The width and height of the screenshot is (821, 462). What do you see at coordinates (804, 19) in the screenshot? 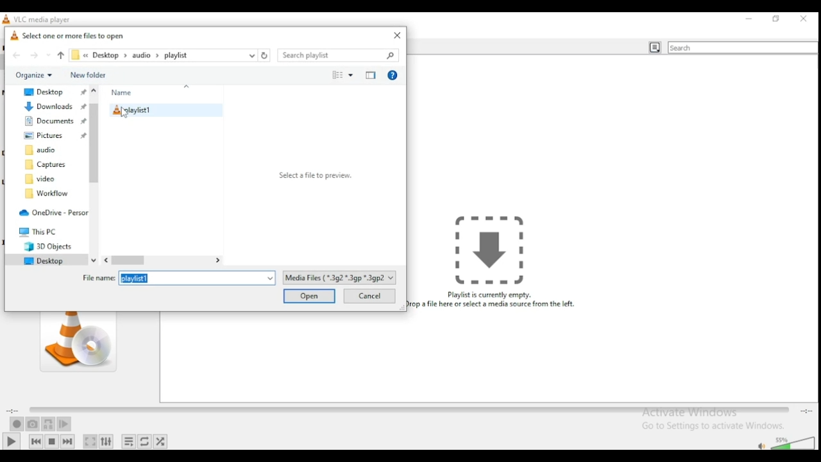
I see `close window` at bounding box center [804, 19].